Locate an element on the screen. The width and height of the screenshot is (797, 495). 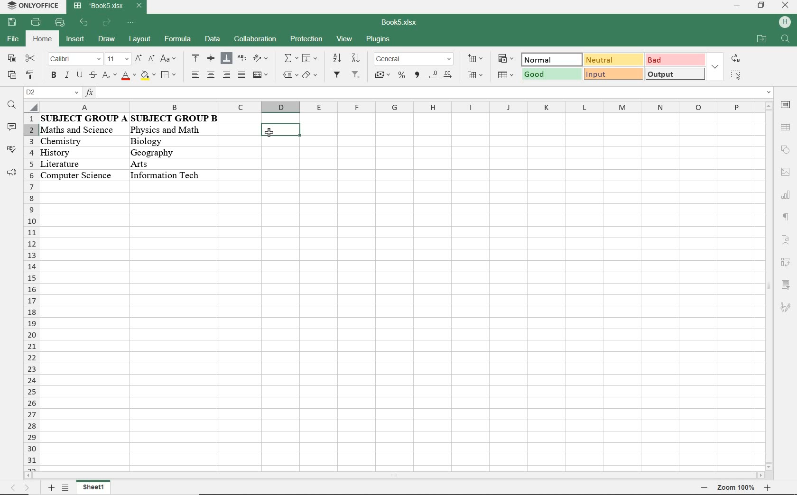
signature is located at coordinates (785, 307).